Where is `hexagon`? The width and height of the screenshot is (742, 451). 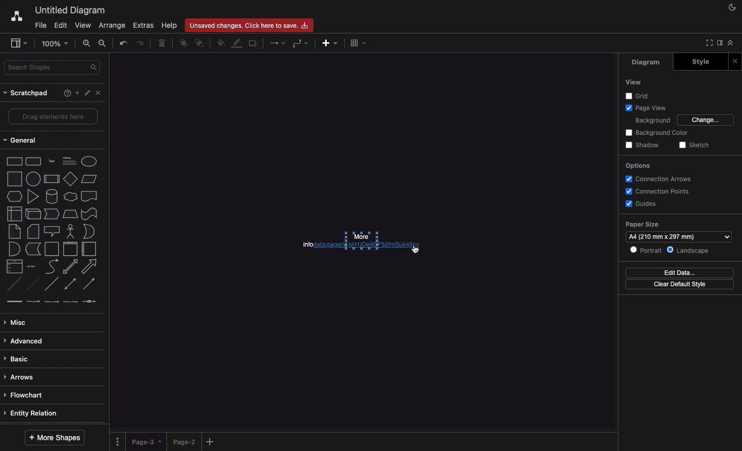
hexagon is located at coordinates (15, 197).